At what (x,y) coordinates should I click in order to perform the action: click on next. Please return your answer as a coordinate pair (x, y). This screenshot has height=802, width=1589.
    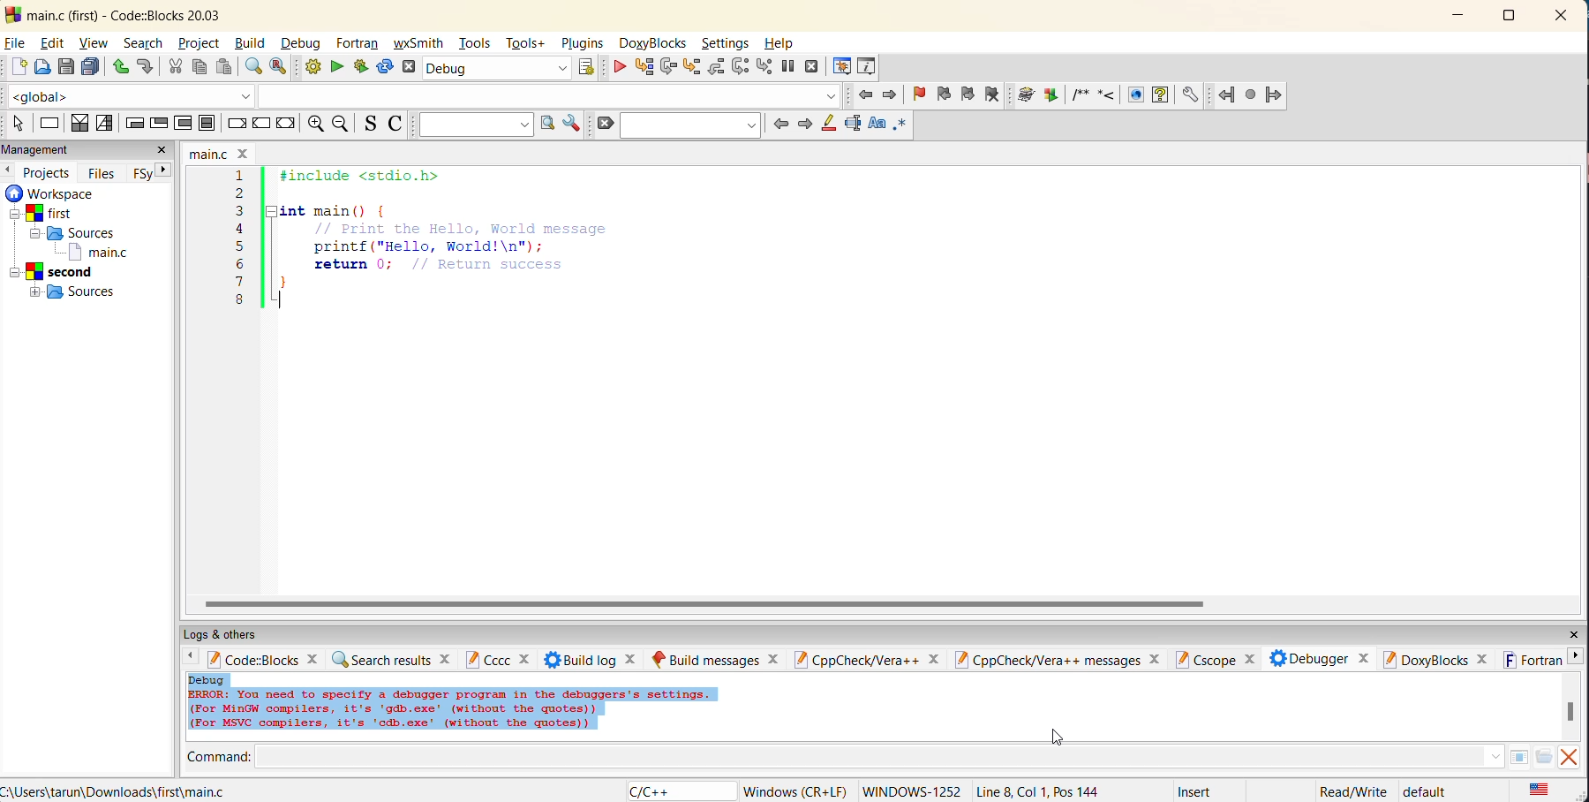
    Looking at the image, I should click on (1579, 661).